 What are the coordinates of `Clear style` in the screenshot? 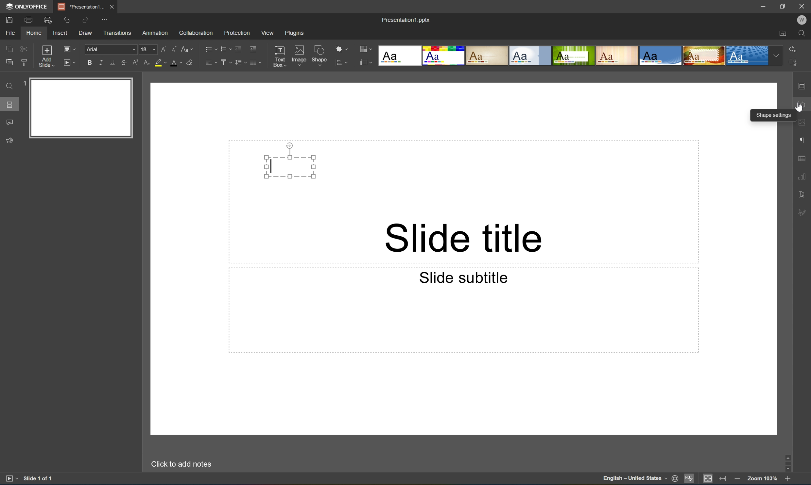 It's located at (190, 62).